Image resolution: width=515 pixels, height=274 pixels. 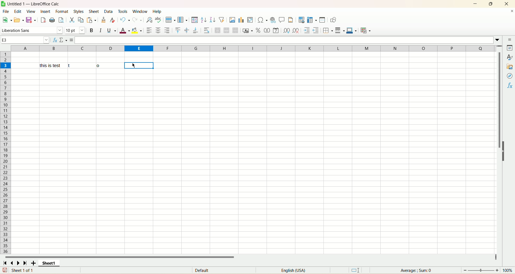 What do you see at coordinates (509, 12) in the screenshot?
I see `close` at bounding box center [509, 12].